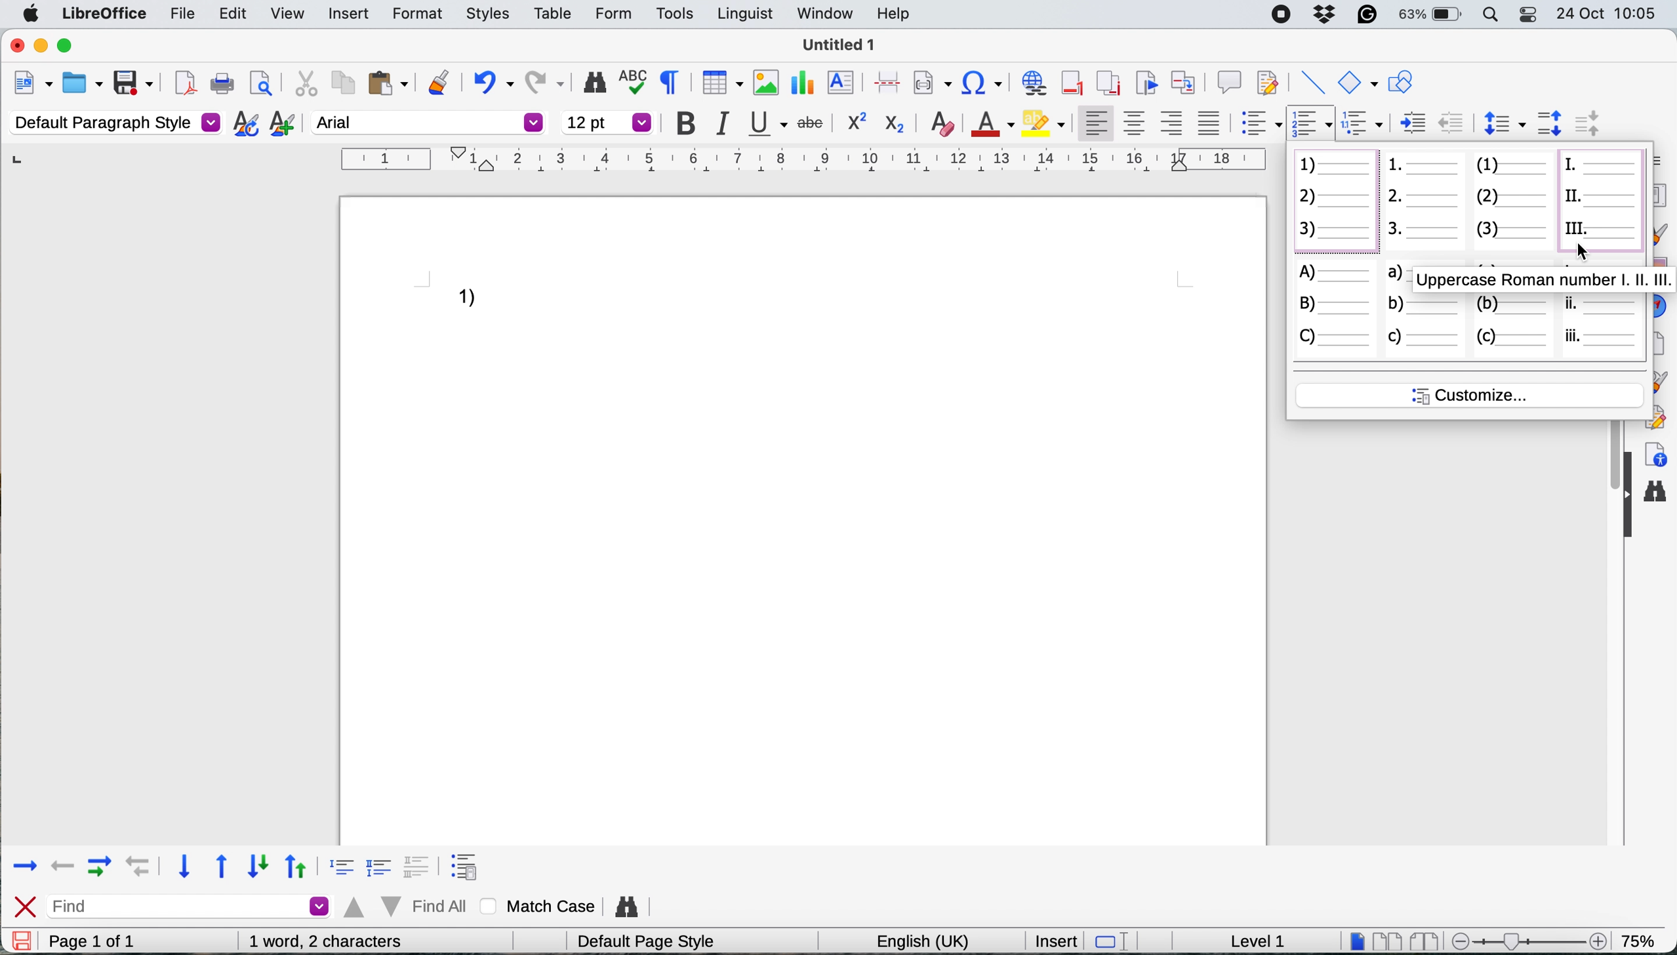  I want to click on insert footer, so click(1074, 82).